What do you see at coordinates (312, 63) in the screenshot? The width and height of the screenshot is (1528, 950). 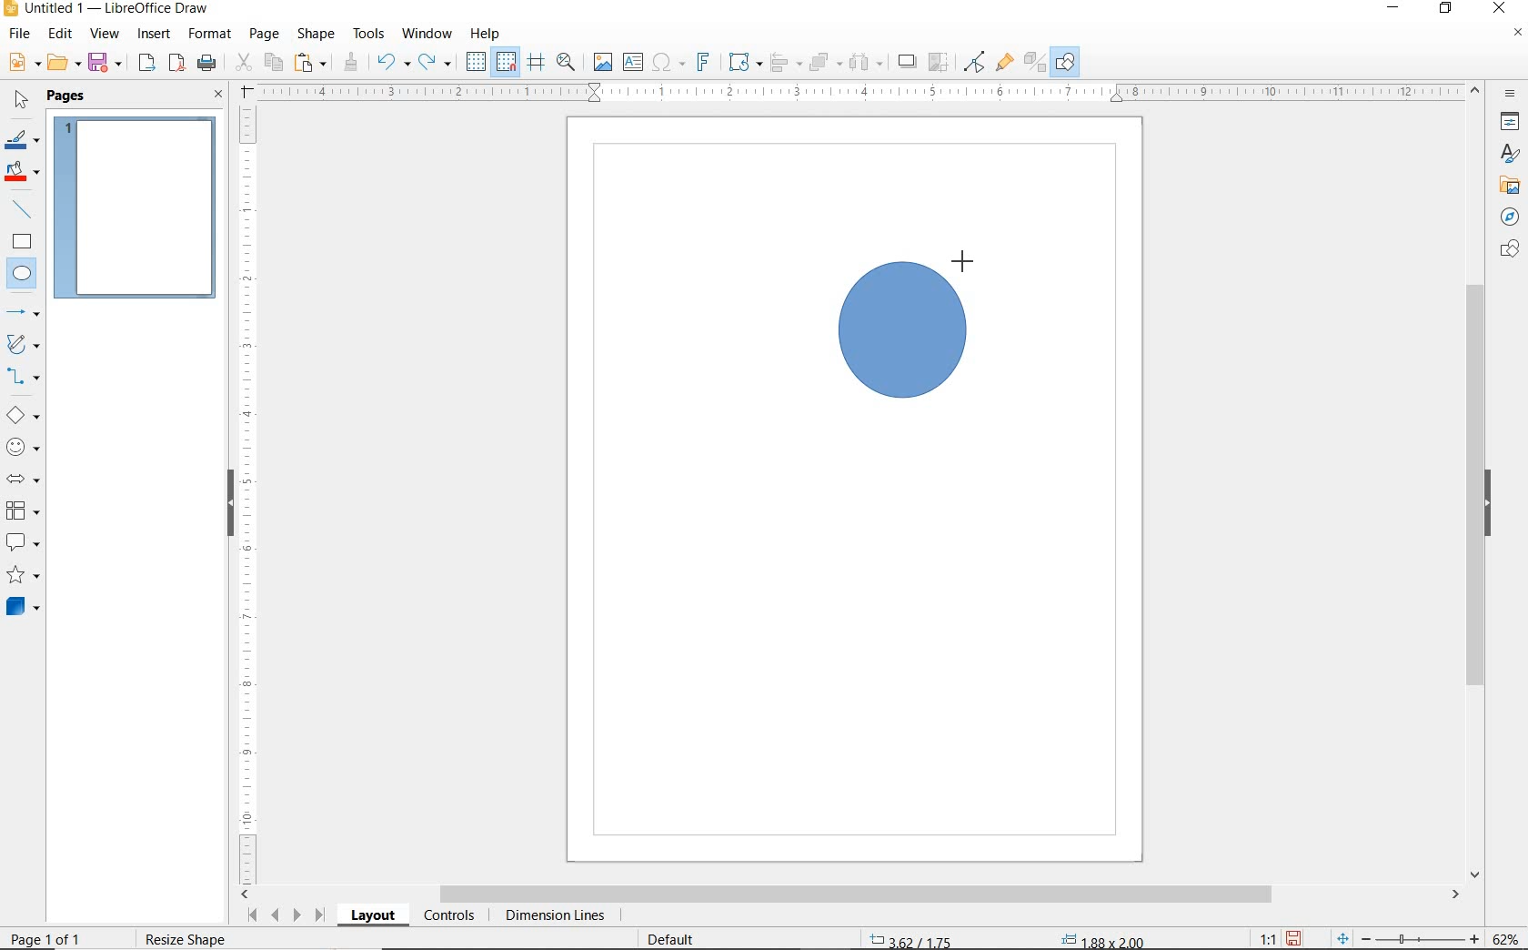 I see `PASTE` at bounding box center [312, 63].